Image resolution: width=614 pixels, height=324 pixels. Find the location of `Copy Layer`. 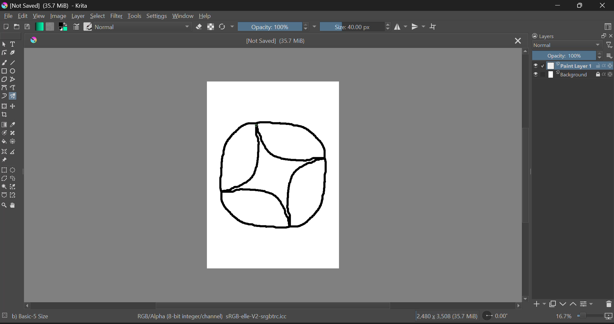

Copy Layer is located at coordinates (553, 304).